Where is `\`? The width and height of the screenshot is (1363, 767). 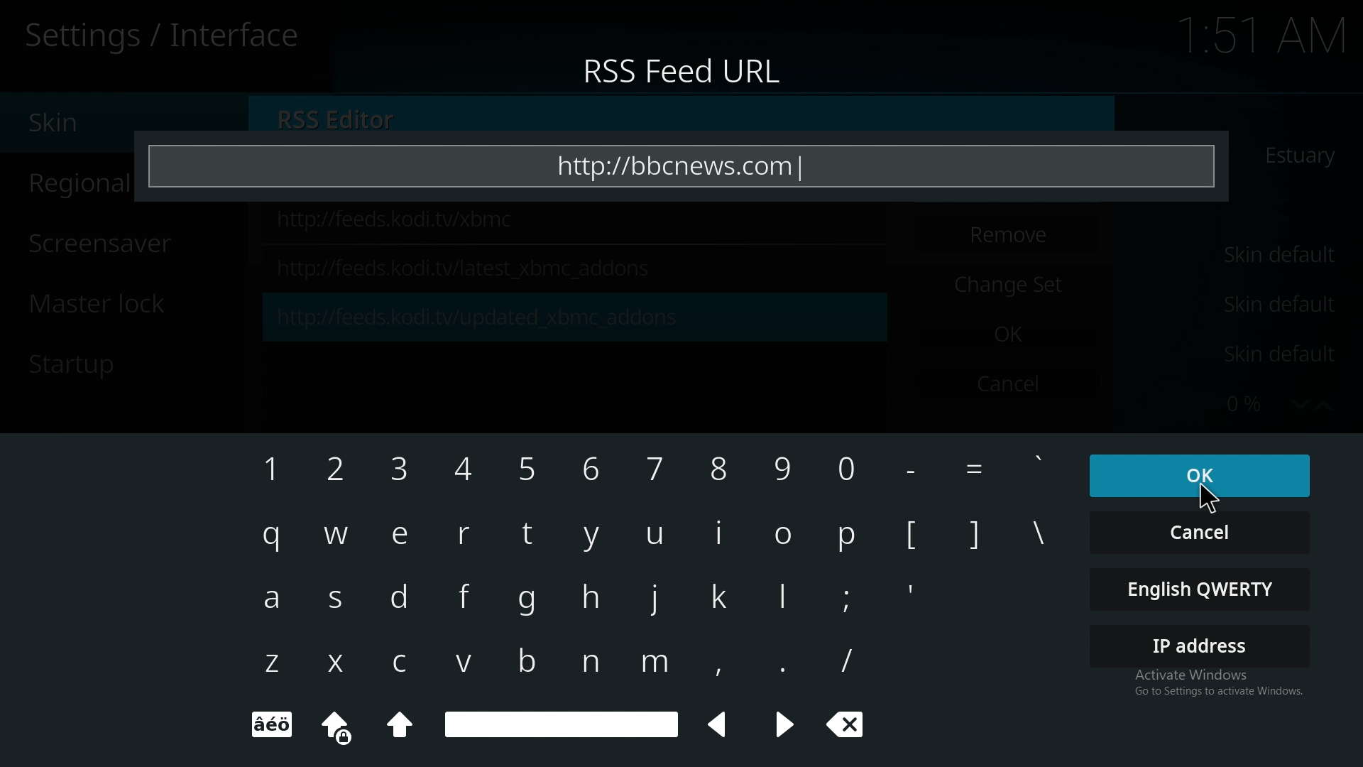 \ is located at coordinates (1039, 533).